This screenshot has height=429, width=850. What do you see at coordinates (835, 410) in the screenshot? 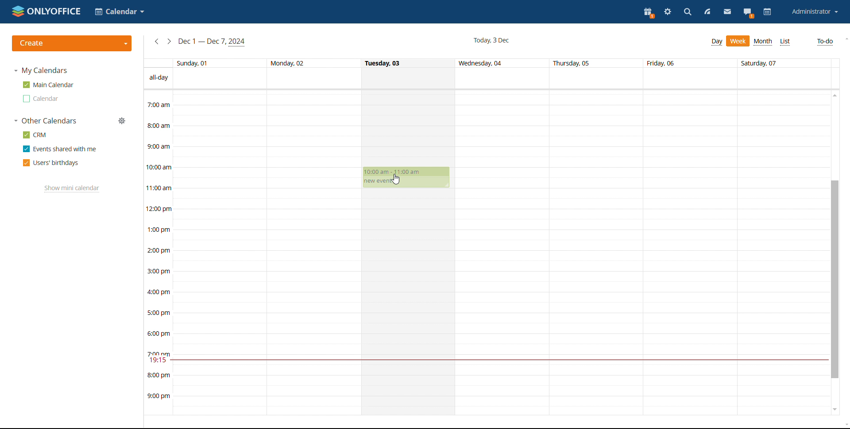
I see `scroll down` at bounding box center [835, 410].